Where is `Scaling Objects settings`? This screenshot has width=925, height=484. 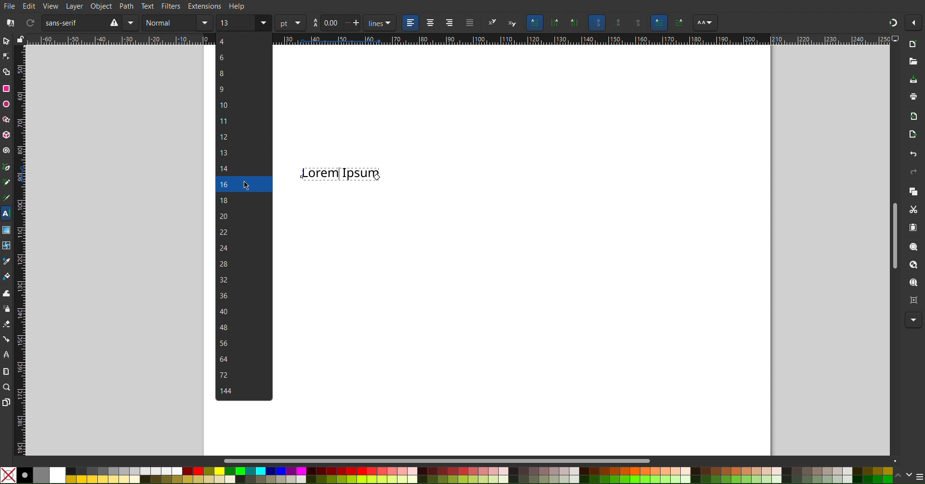
Scaling Objects settings is located at coordinates (596, 23).